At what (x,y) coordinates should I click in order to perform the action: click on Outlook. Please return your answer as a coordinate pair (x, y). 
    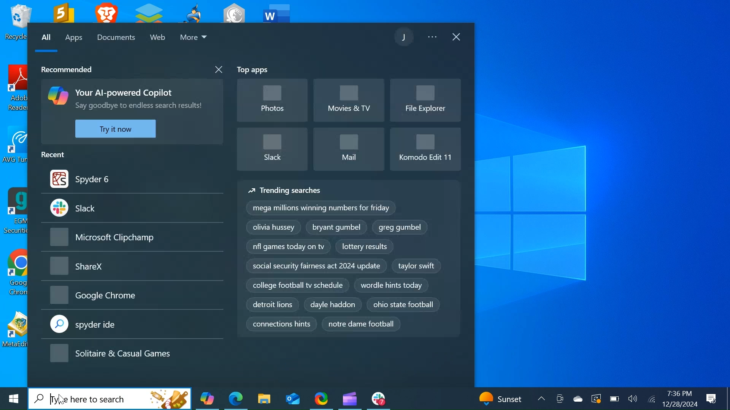
    Looking at the image, I should click on (292, 399).